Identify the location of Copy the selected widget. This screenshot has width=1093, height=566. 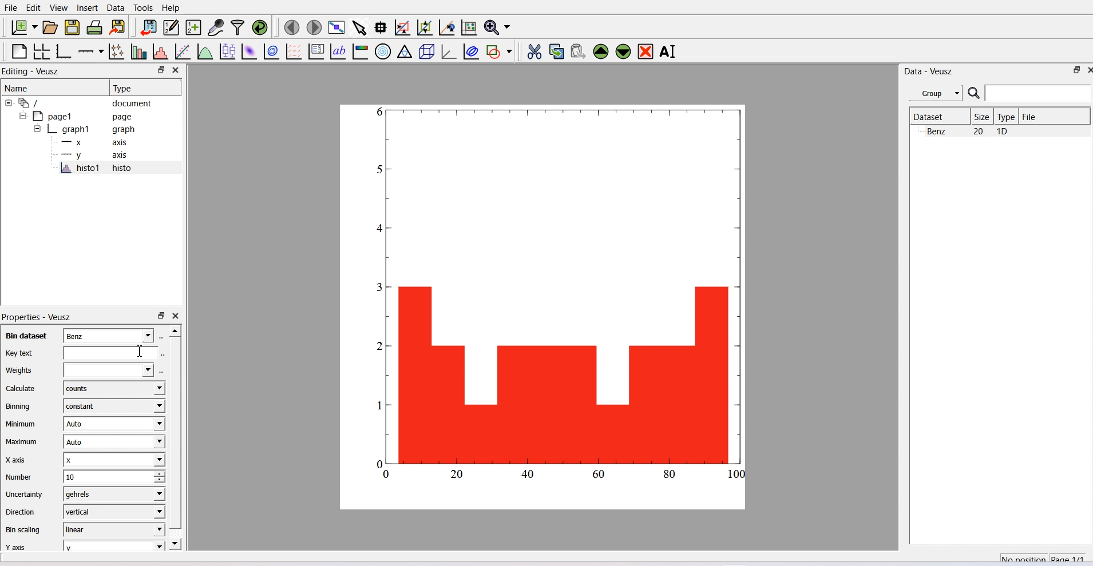
(557, 51).